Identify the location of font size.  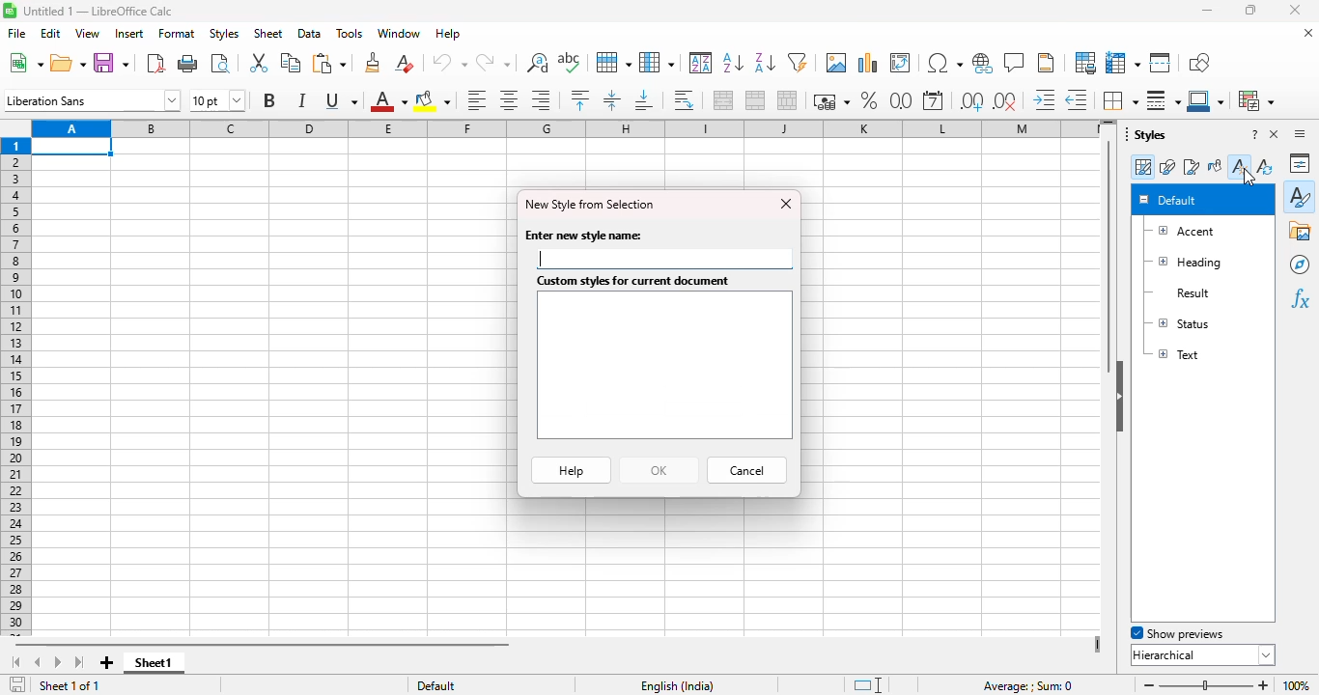
(217, 100).